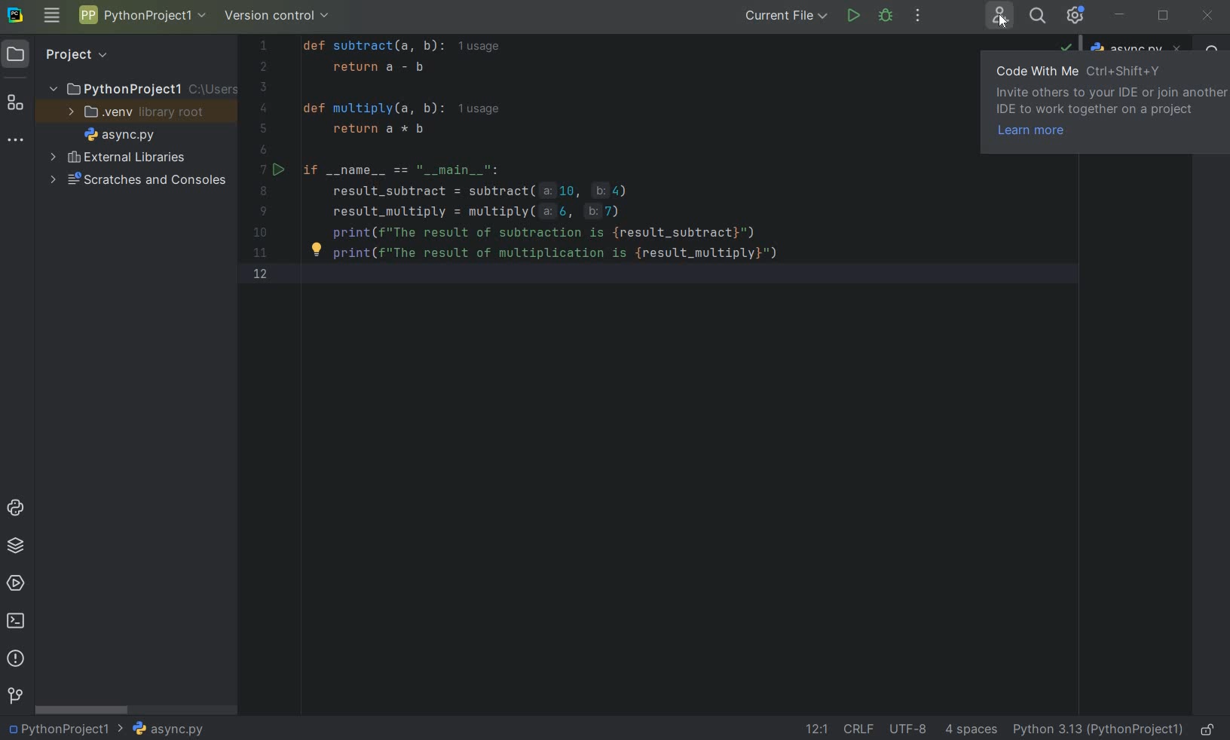  Describe the element at coordinates (913, 729) in the screenshot. I see `FILE ENCODING` at that location.